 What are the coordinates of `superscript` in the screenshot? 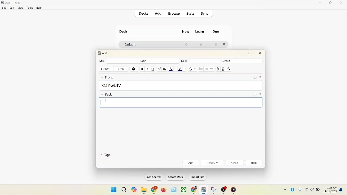 It's located at (159, 69).